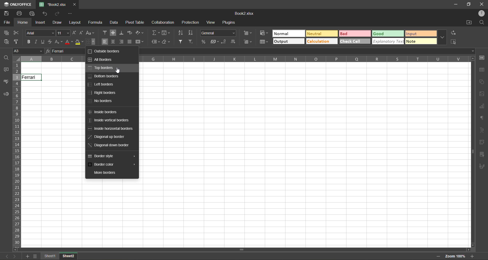 This screenshot has height=260, width=488. What do you see at coordinates (161, 23) in the screenshot?
I see `collaboration` at bounding box center [161, 23].